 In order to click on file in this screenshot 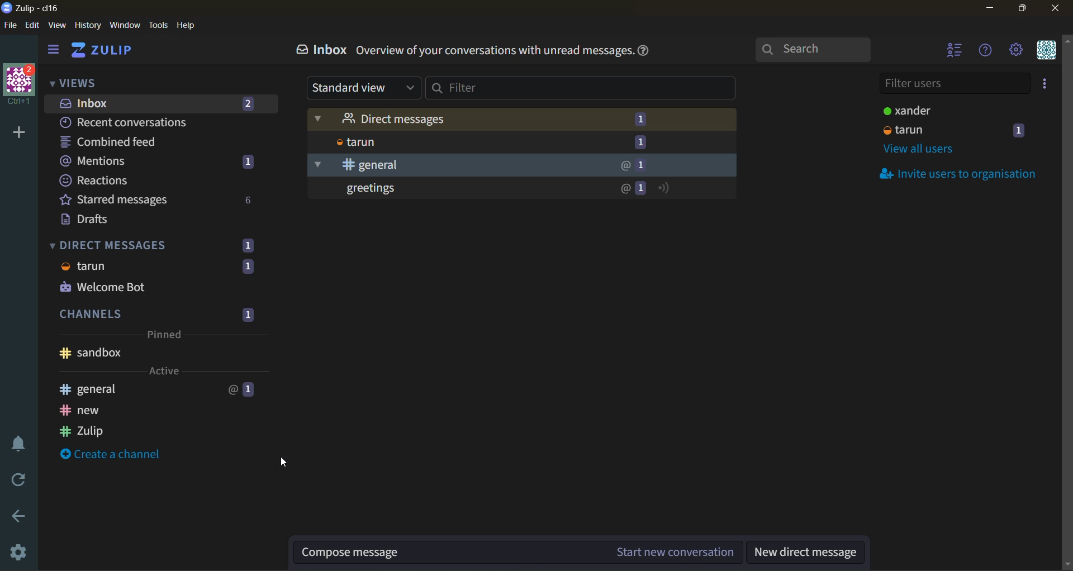, I will do `click(11, 26)`.